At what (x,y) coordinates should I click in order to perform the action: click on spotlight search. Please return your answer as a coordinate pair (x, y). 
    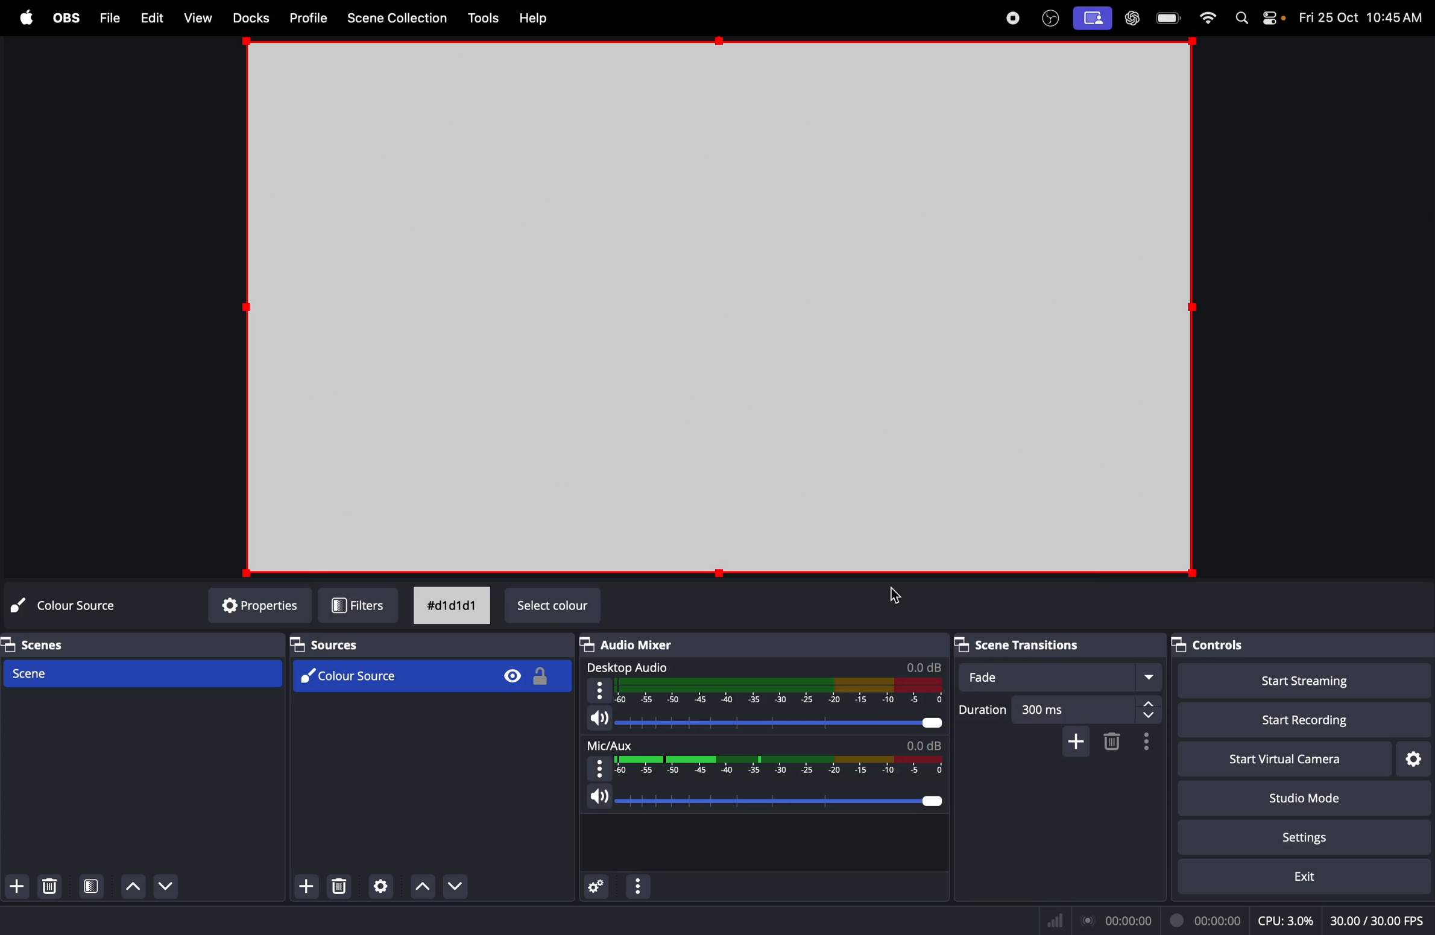
    Looking at the image, I should click on (1242, 20).